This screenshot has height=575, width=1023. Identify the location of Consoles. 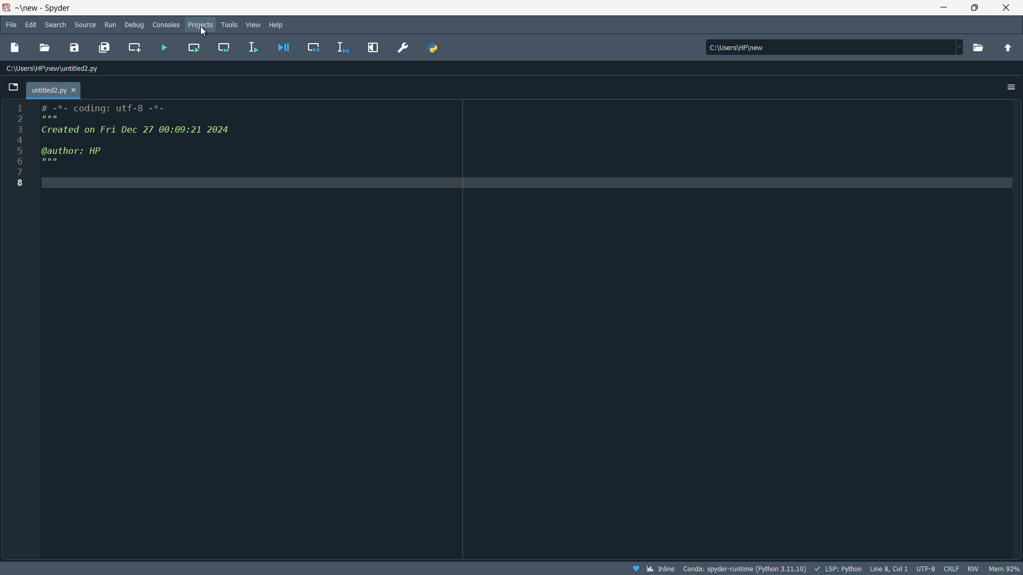
(165, 24).